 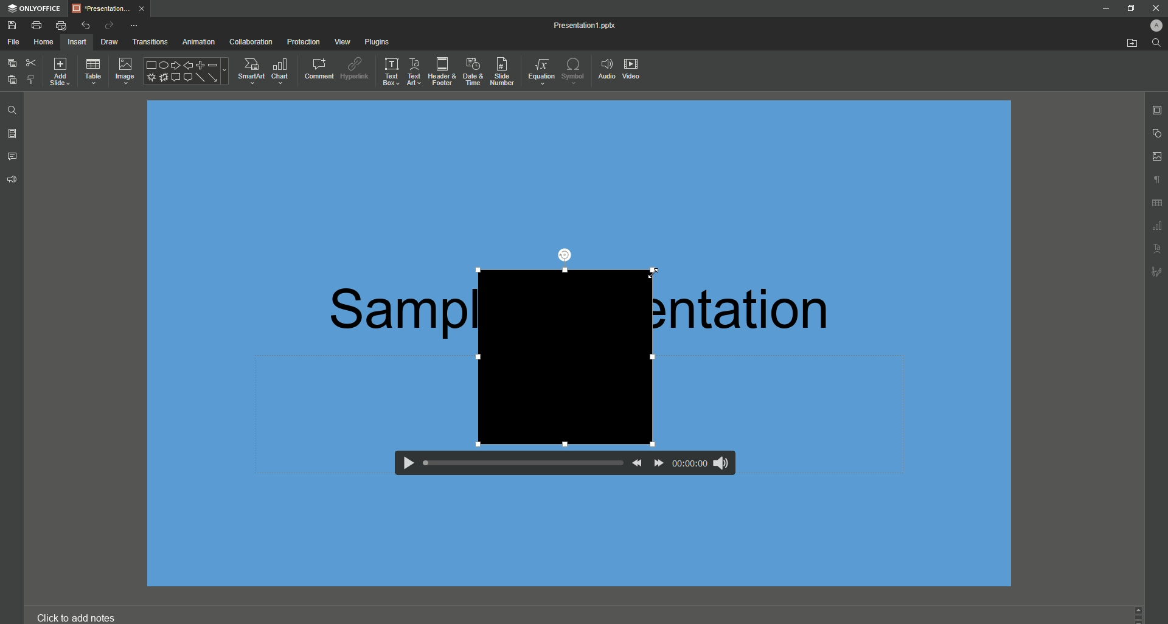 What do you see at coordinates (1158, 111) in the screenshot?
I see `Slide Settings` at bounding box center [1158, 111].